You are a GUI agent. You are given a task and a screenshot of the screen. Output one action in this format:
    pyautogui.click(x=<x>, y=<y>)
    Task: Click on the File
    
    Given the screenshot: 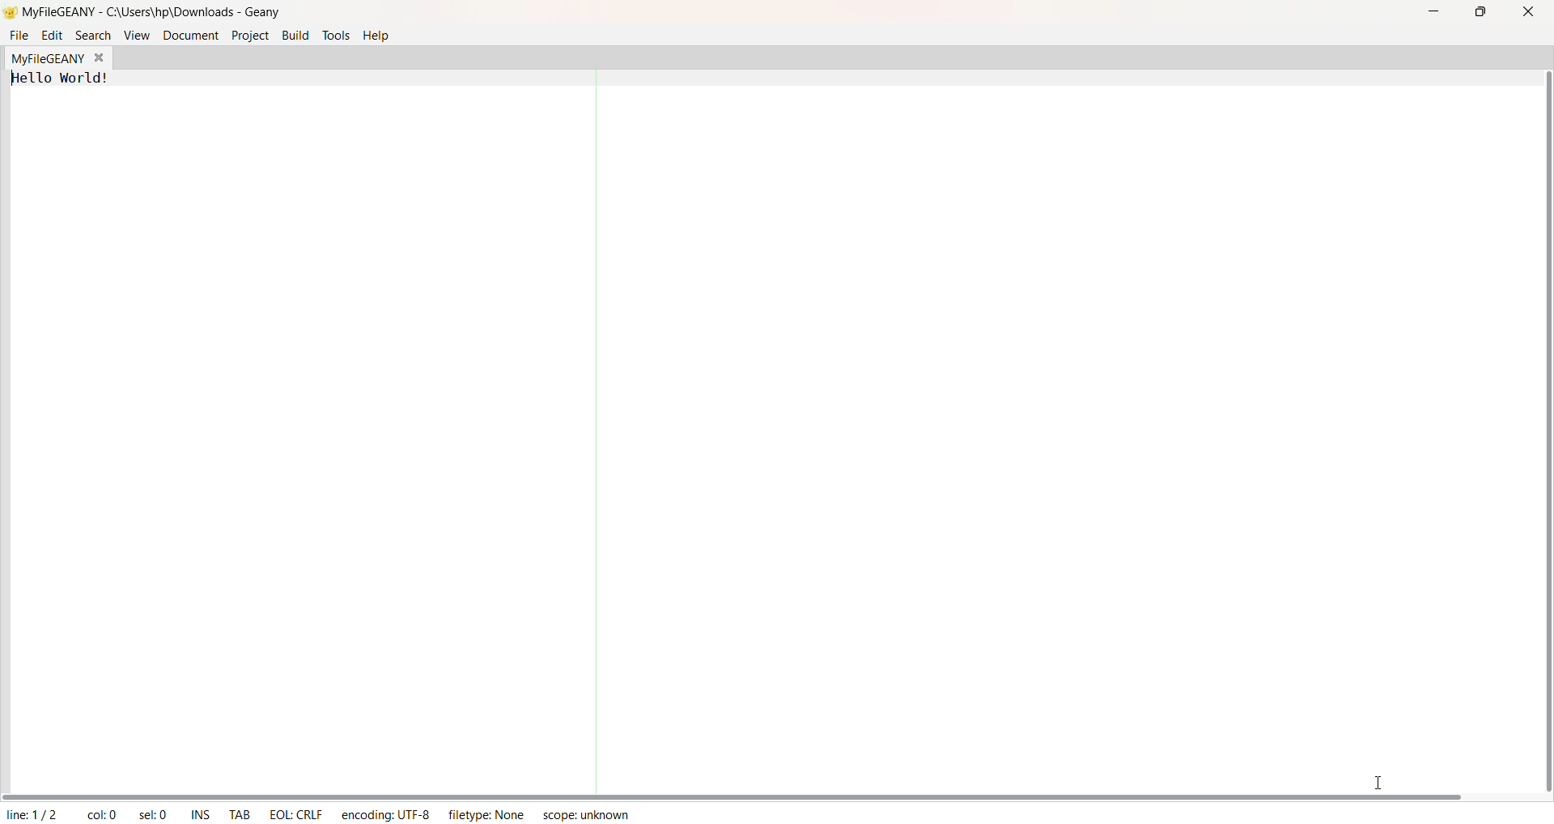 What is the action you would take?
    pyautogui.click(x=17, y=35)
    